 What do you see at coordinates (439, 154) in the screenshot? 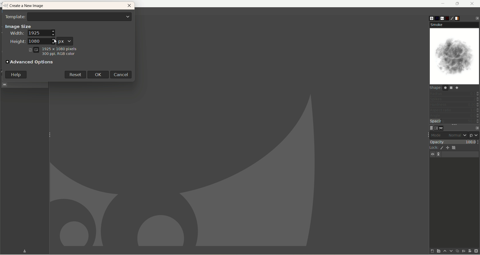
I see `link layer` at bounding box center [439, 154].